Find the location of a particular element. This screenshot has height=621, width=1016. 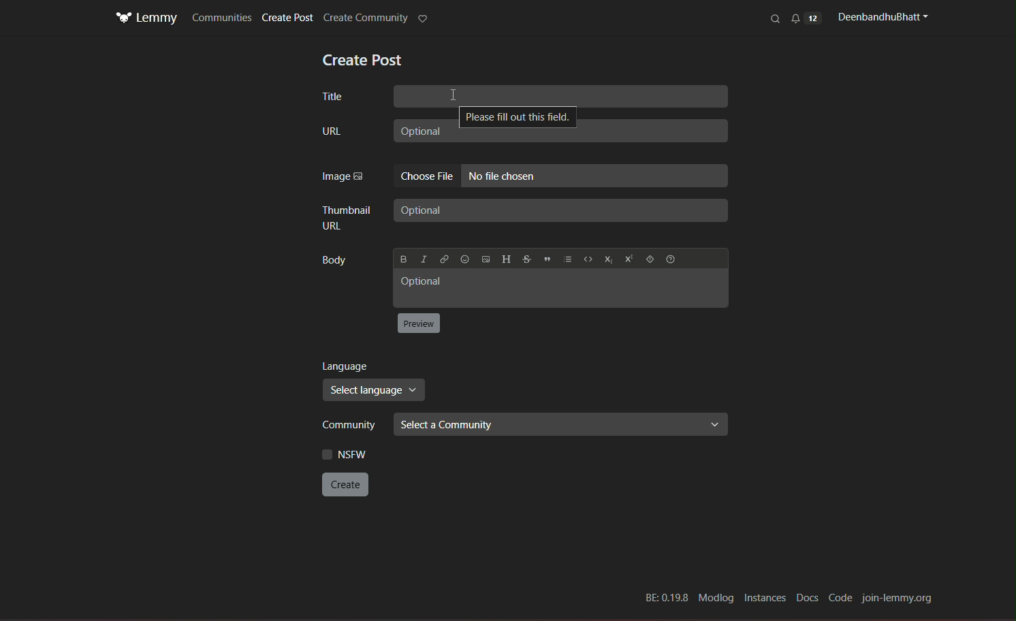

select language is located at coordinates (375, 391).